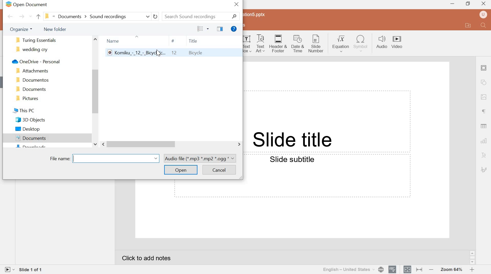 This screenshot has height=274, width=491. I want to click on new folder, so click(55, 29).